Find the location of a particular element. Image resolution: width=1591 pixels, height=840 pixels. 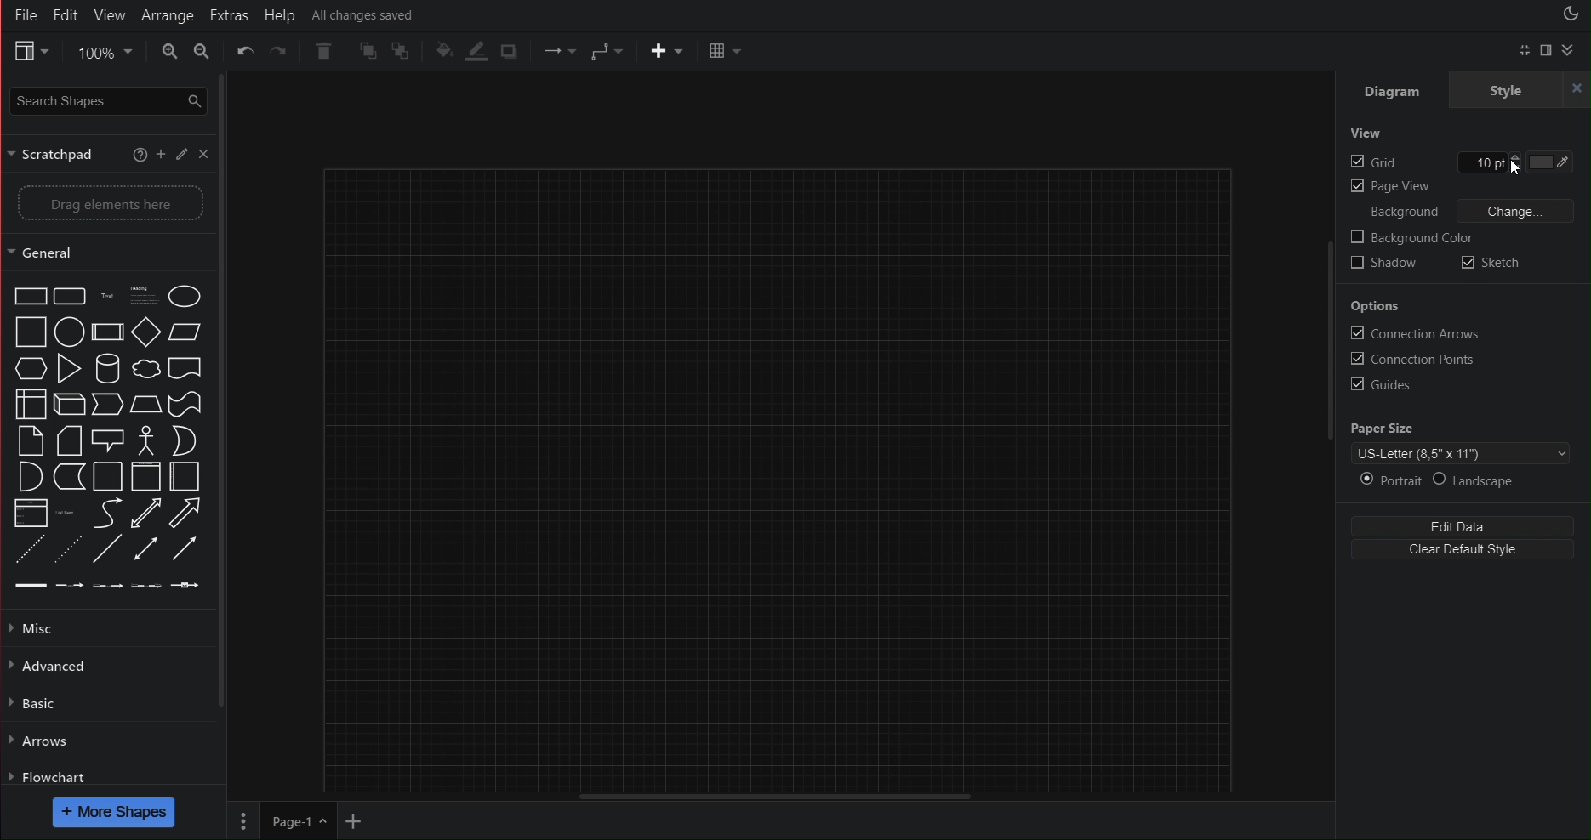

Fullscreen is located at coordinates (1522, 51).